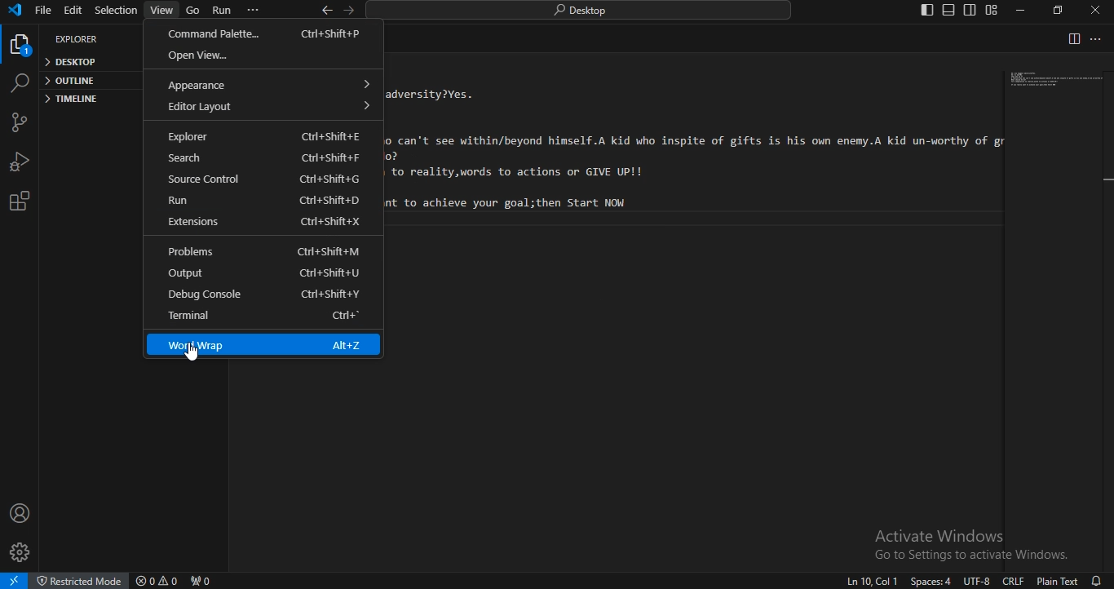  I want to click on search , so click(266, 158).